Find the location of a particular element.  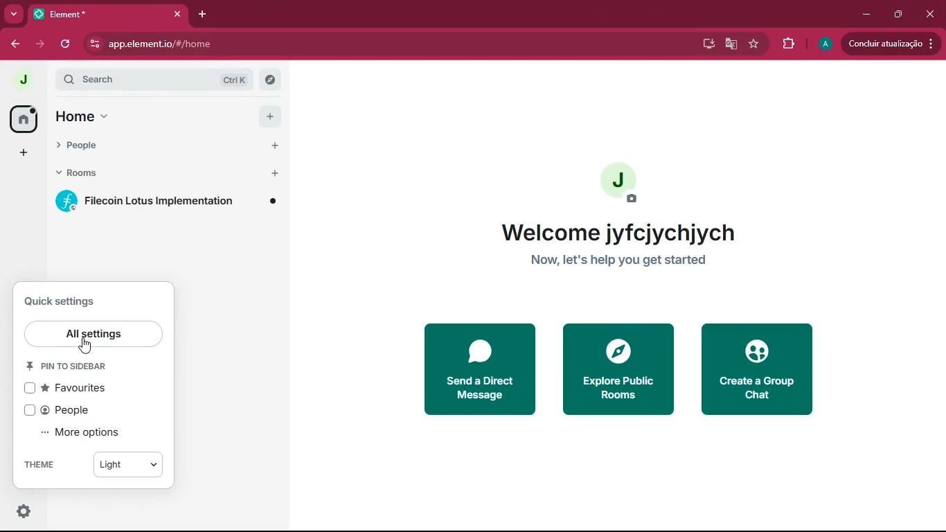

Cursor is located at coordinates (86, 346).